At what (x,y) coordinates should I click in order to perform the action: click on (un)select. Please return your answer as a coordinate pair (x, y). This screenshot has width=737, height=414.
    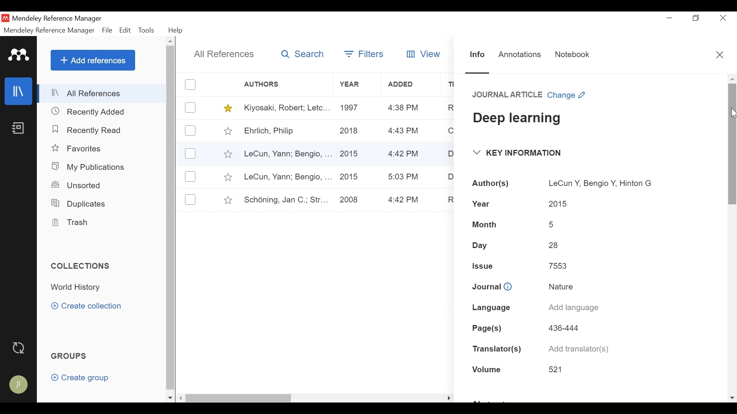
    Looking at the image, I should click on (190, 154).